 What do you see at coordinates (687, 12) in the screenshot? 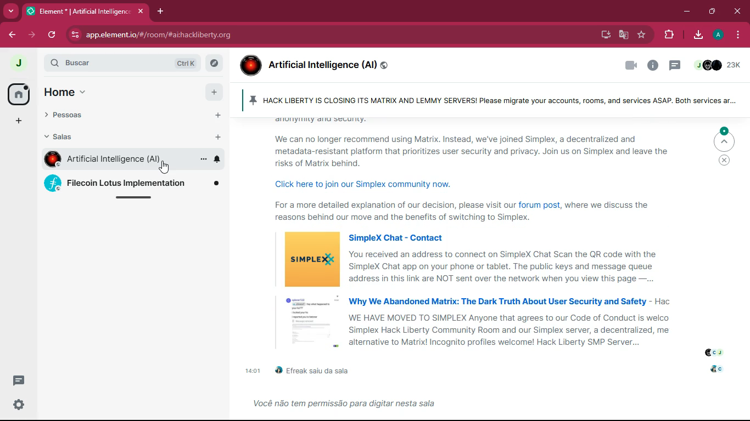
I see `minimize` at bounding box center [687, 12].